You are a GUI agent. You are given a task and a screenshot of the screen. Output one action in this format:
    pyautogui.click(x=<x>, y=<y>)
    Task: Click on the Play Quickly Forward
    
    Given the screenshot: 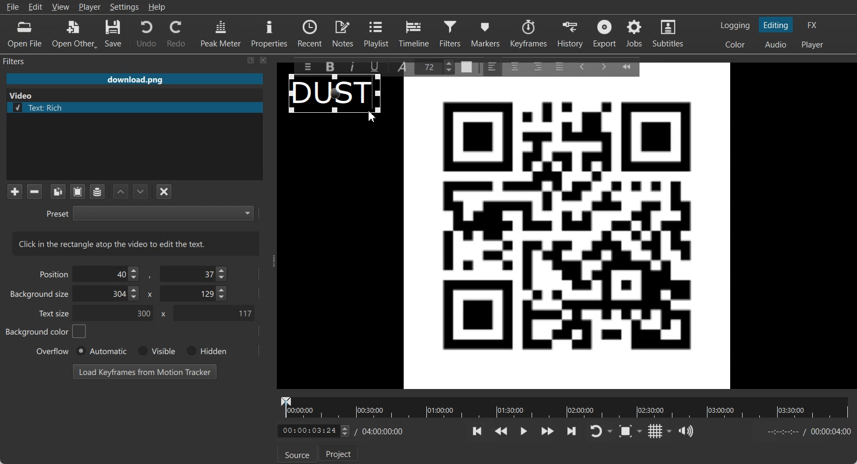 What is the action you would take?
    pyautogui.click(x=548, y=431)
    